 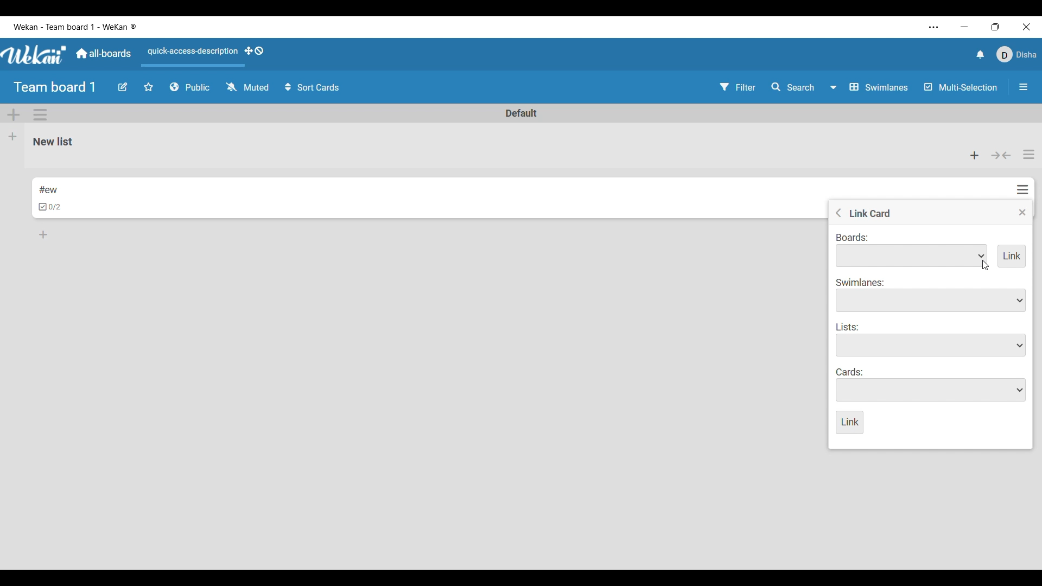 What do you see at coordinates (869, 87) in the screenshot?
I see `Board view options` at bounding box center [869, 87].